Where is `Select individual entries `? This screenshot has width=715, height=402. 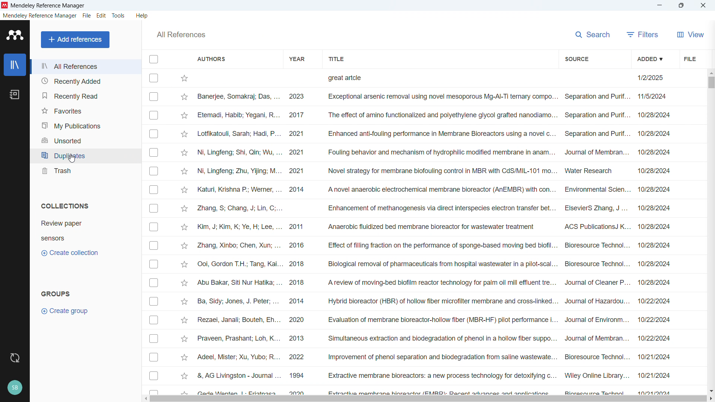
Select individual entries  is located at coordinates (153, 233).